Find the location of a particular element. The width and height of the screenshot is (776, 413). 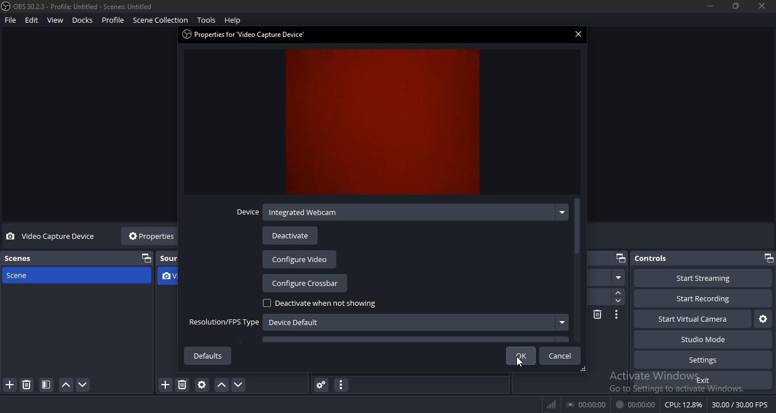

image is located at coordinates (385, 124).